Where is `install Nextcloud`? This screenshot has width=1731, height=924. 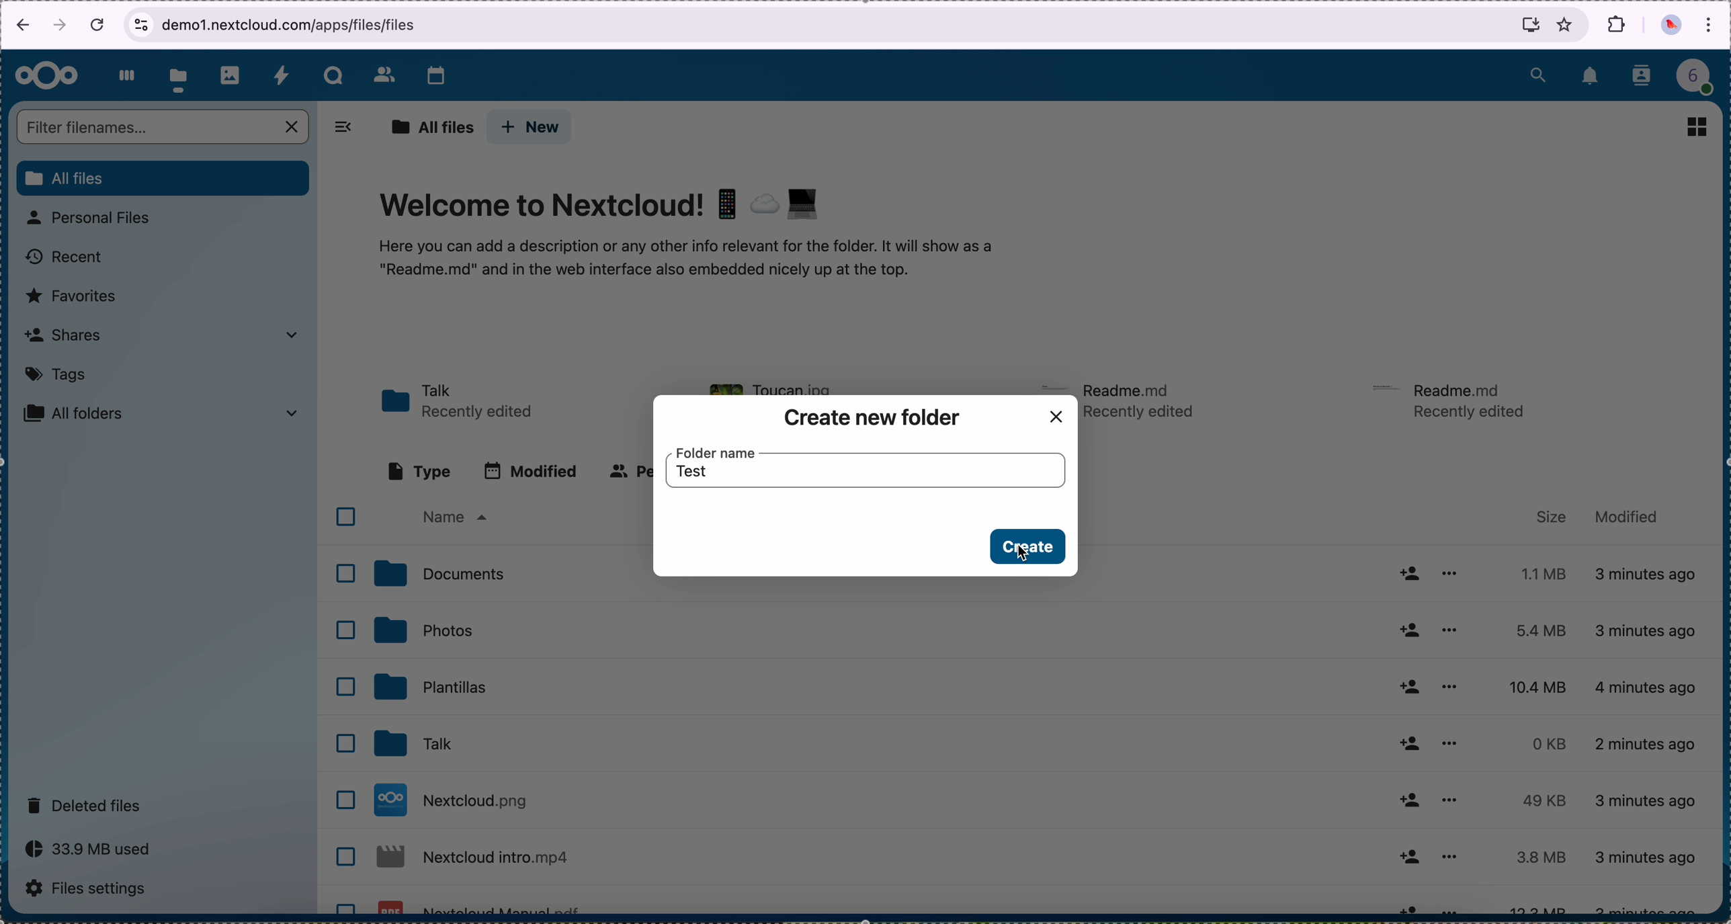 install Nextcloud is located at coordinates (1531, 28).